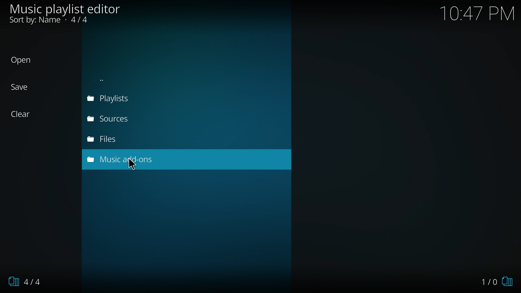 This screenshot has height=293, width=521. Describe the element at coordinates (478, 13) in the screenshot. I see `Time` at that location.